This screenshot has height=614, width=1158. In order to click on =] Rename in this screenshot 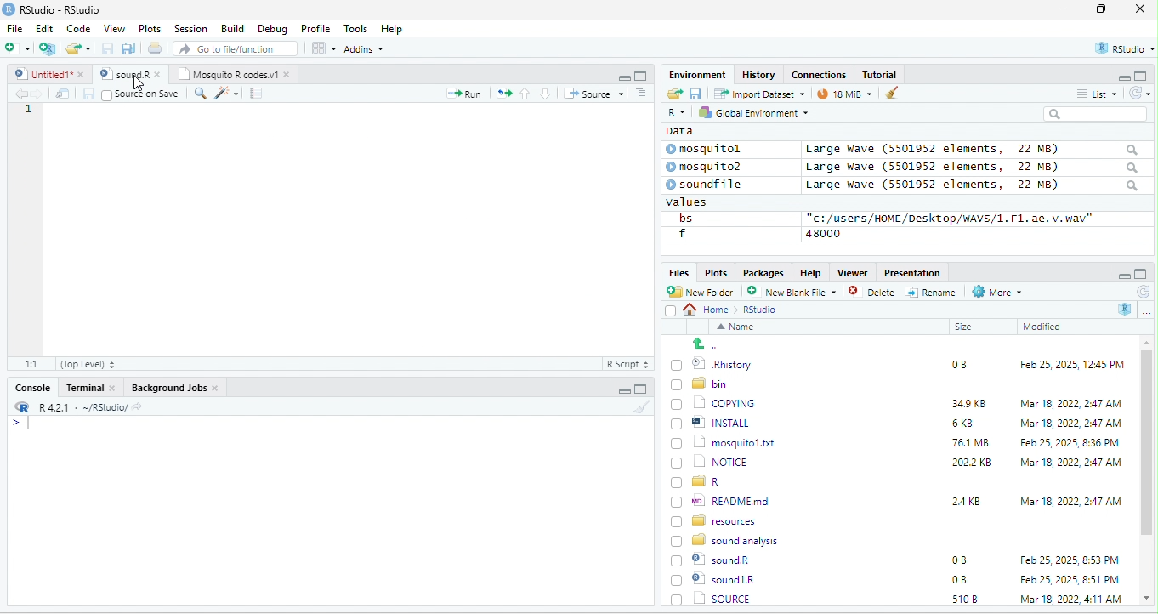, I will do `click(932, 292)`.